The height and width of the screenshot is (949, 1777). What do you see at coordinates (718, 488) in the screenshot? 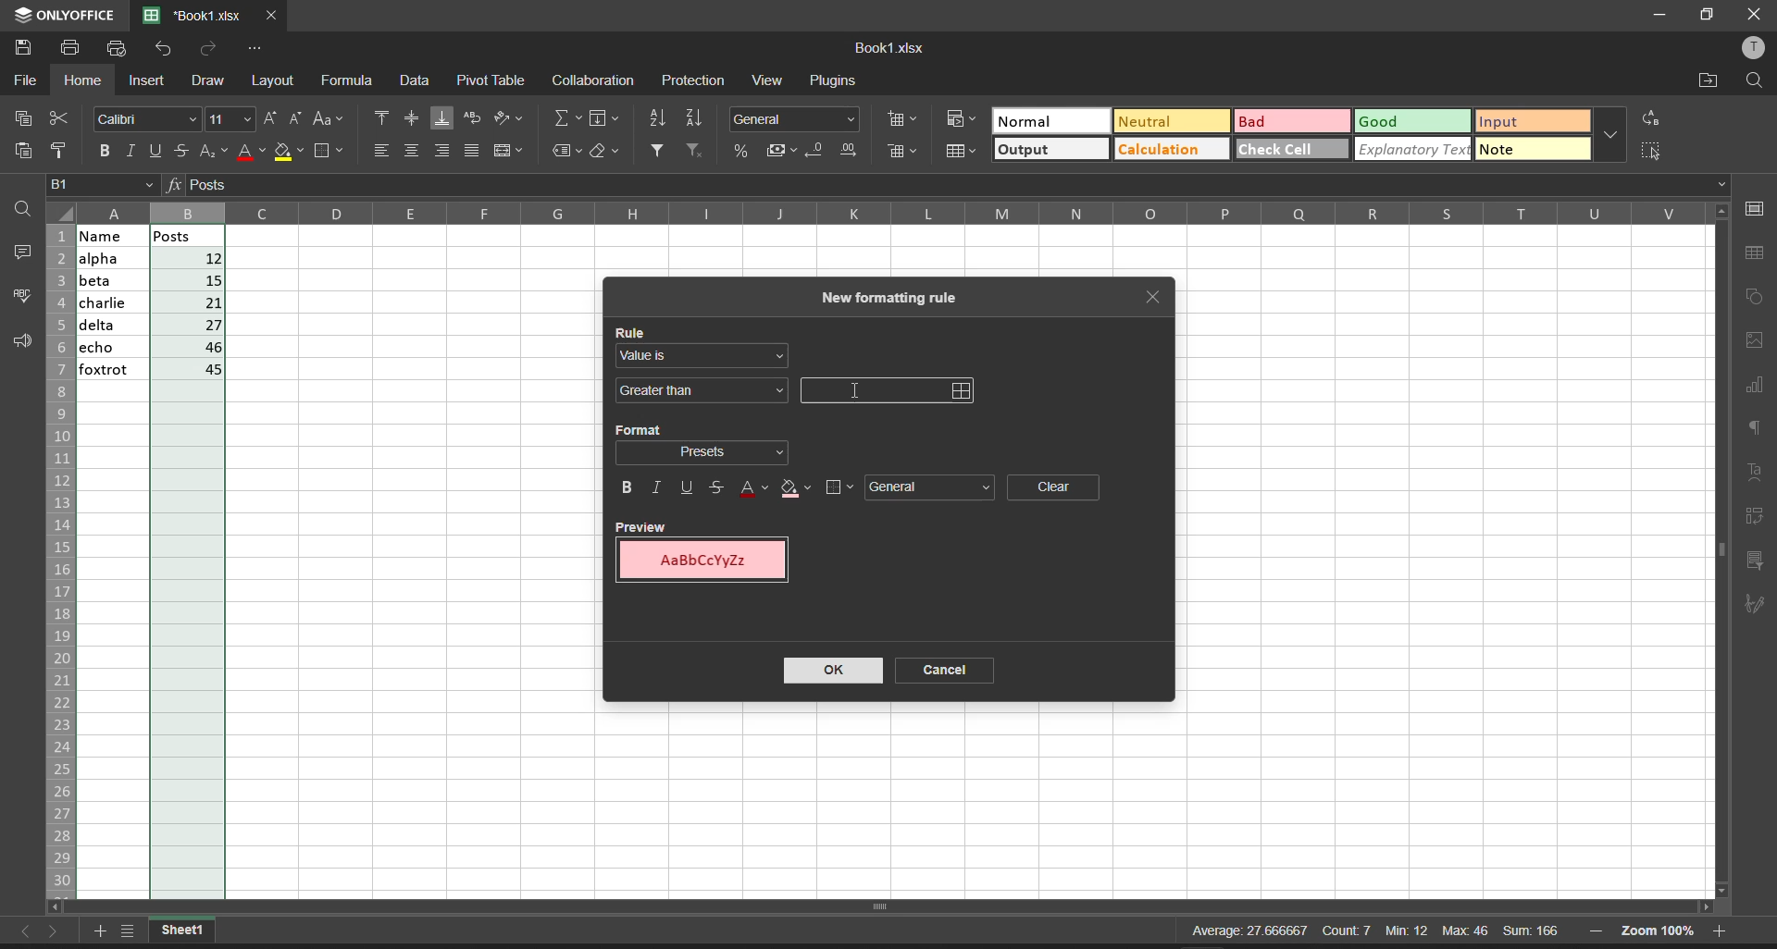
I see `strikethrough` at bounding box center [718, 488].